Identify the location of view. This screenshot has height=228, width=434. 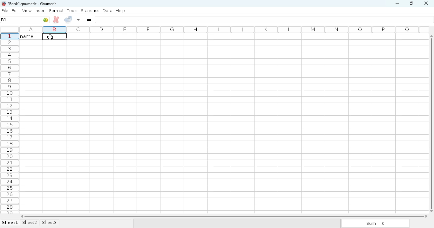
(27, 10).